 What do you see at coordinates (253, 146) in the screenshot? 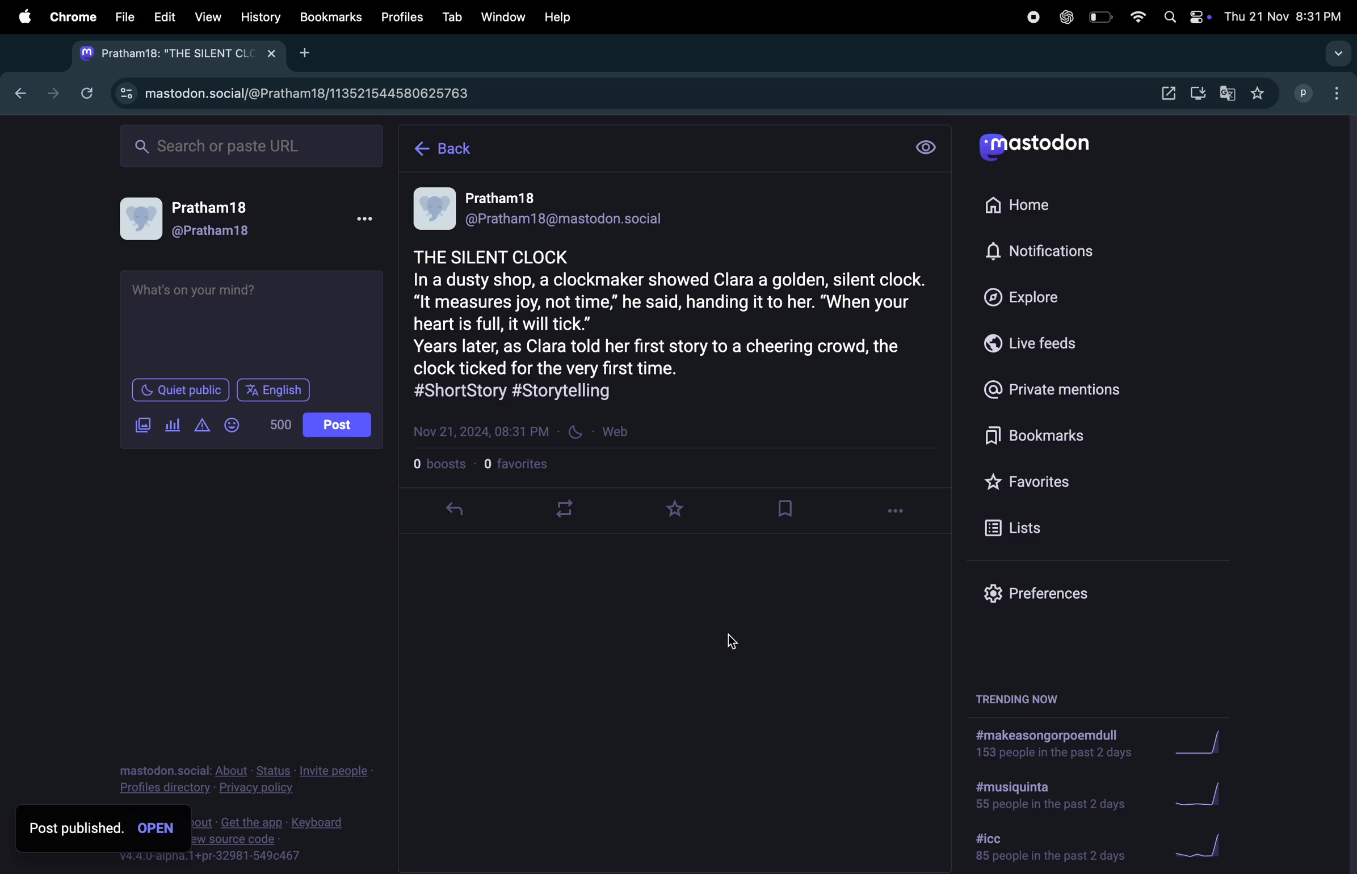
I see `searchbar` at bounding box center [253, 146].